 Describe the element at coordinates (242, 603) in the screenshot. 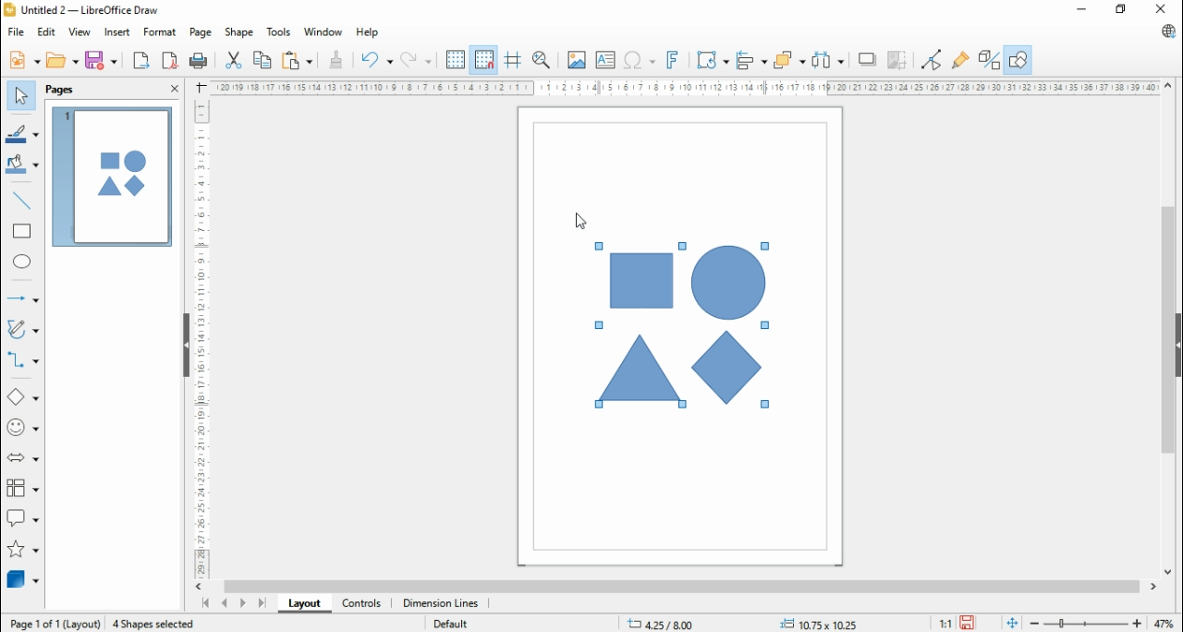

I see `next page` at that location.